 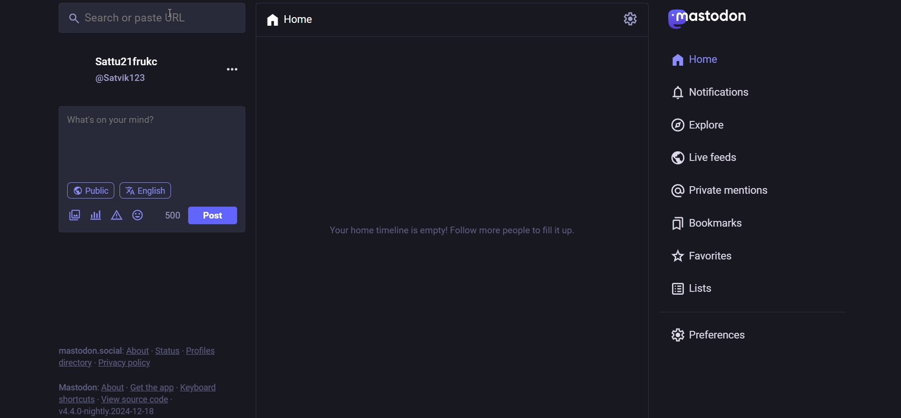 What do you see at coordinates (232, 68) in the screenshot?
I see `more` at bounding box center [232, 68].